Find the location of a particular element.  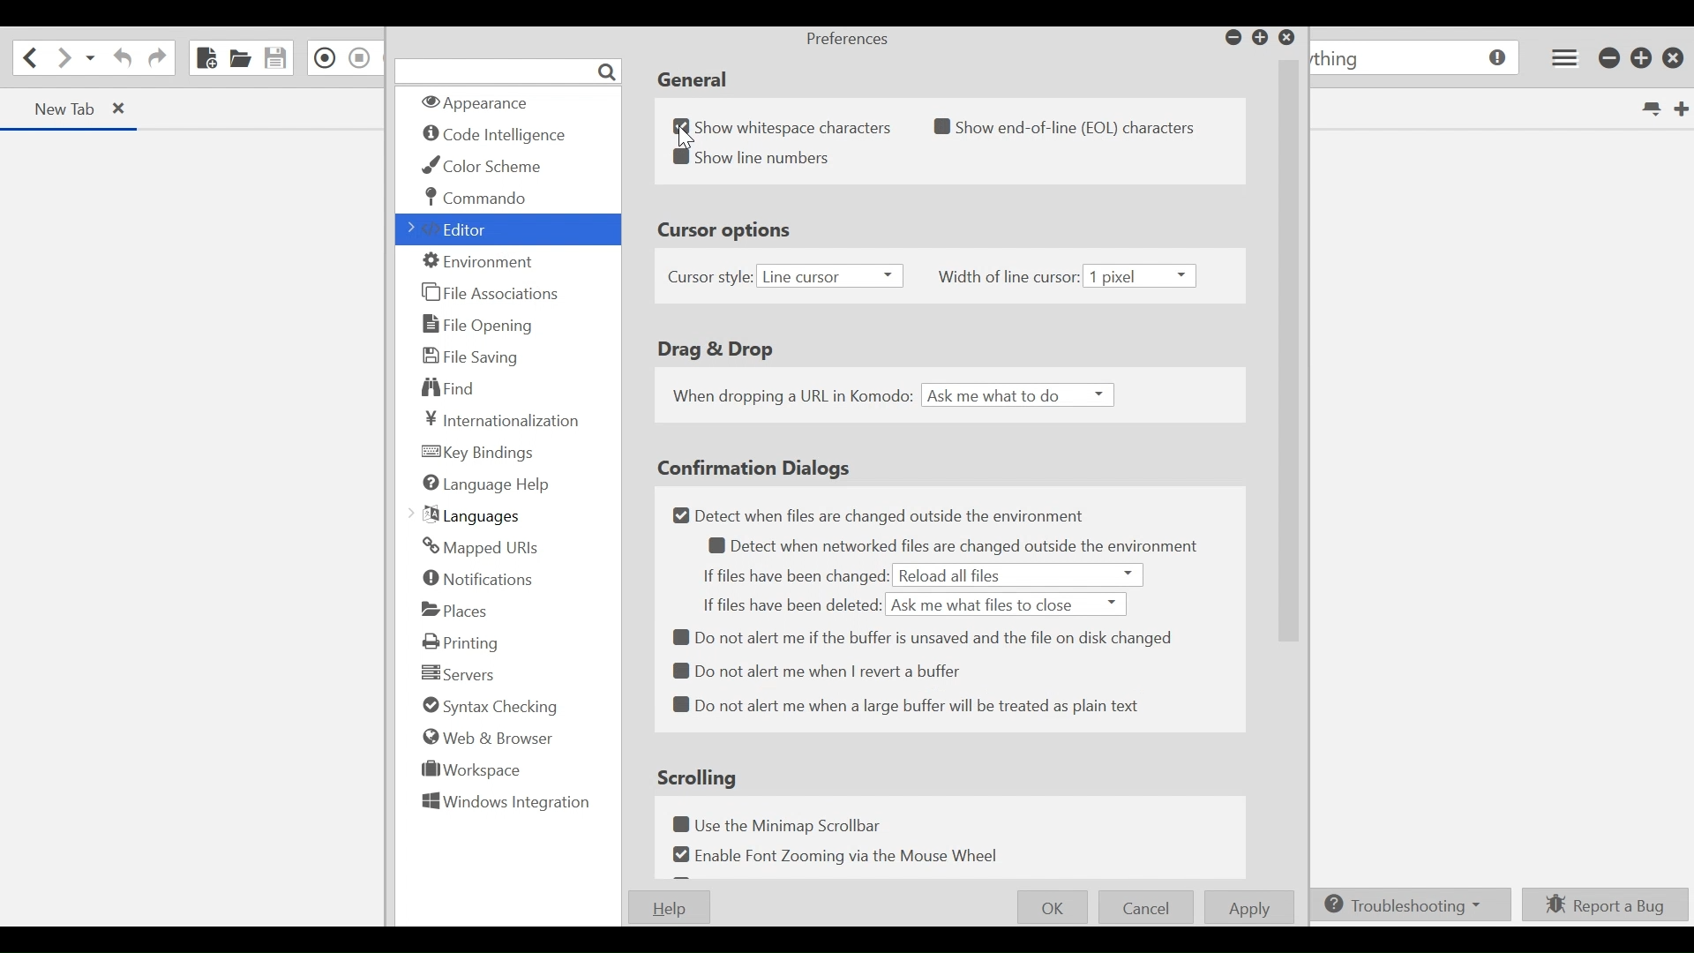

Workspace is located at coordinates (472, 769).